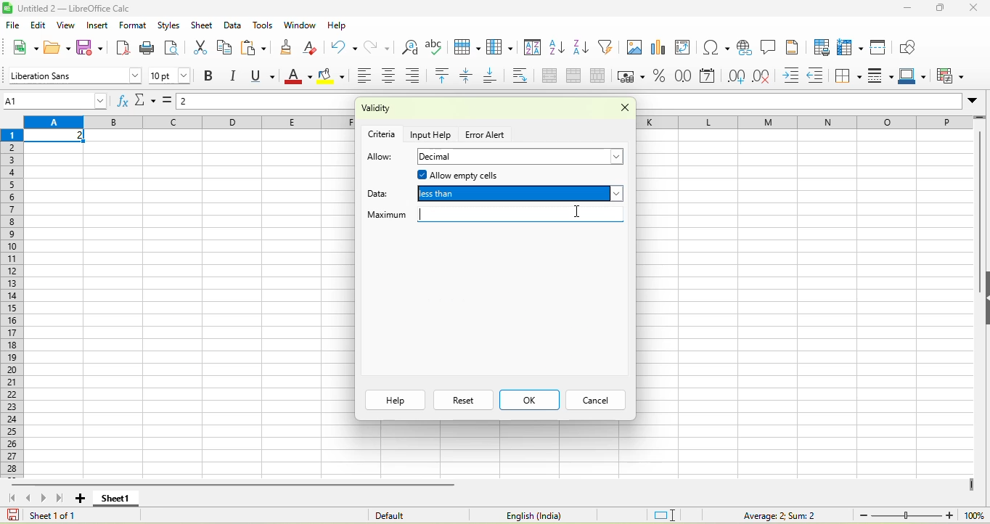 This screenshot has height=524, width=990. What do you see at coordinates (501, 176) in the screenshot?
I see `allow empty cells` at bounding box center [501, 176].